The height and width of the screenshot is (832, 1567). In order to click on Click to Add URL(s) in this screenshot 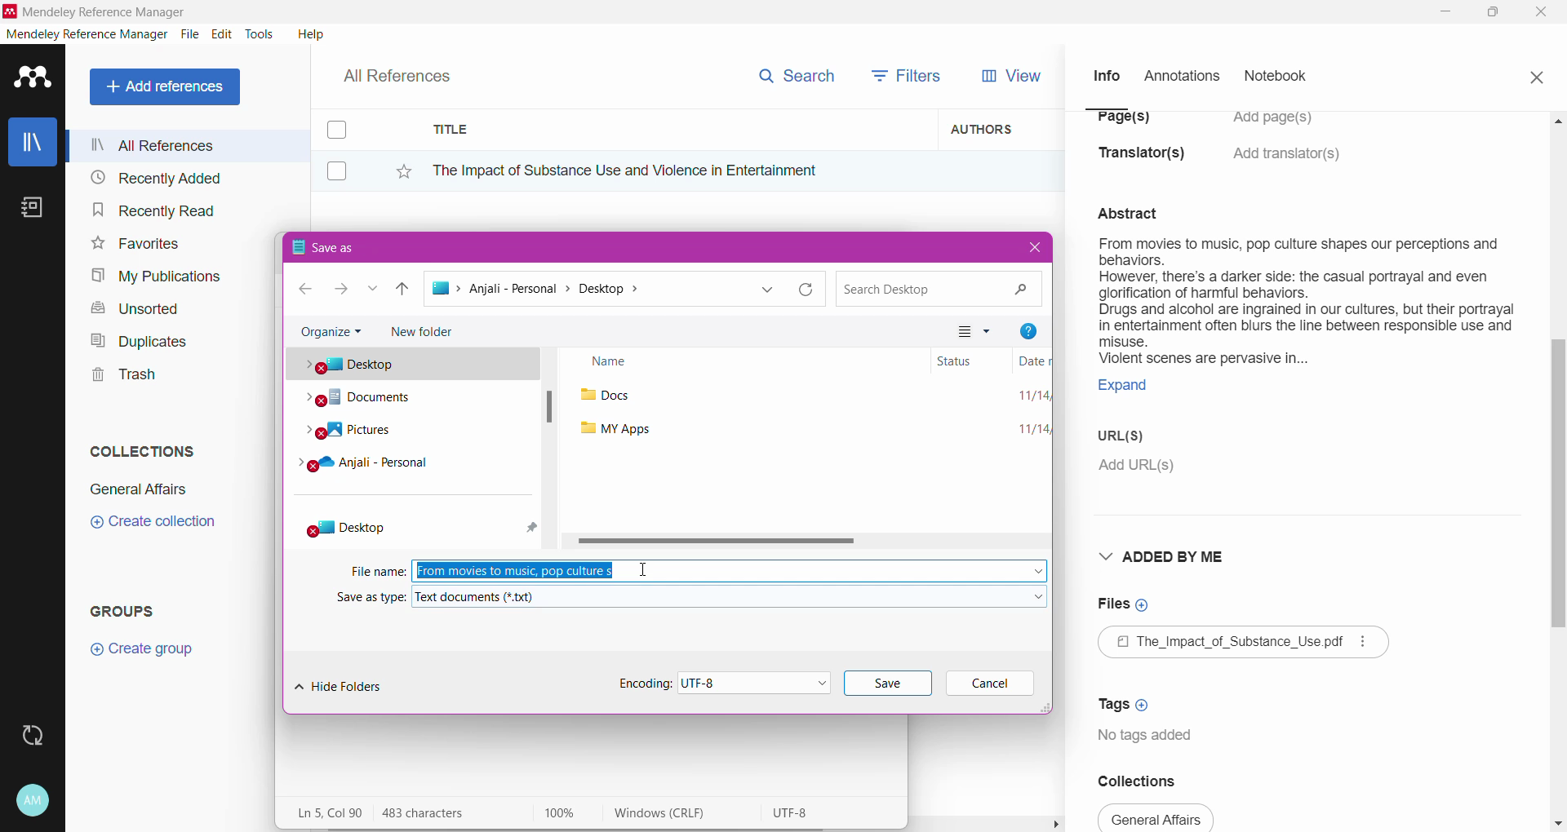, I will do `click(1139, 467)`.